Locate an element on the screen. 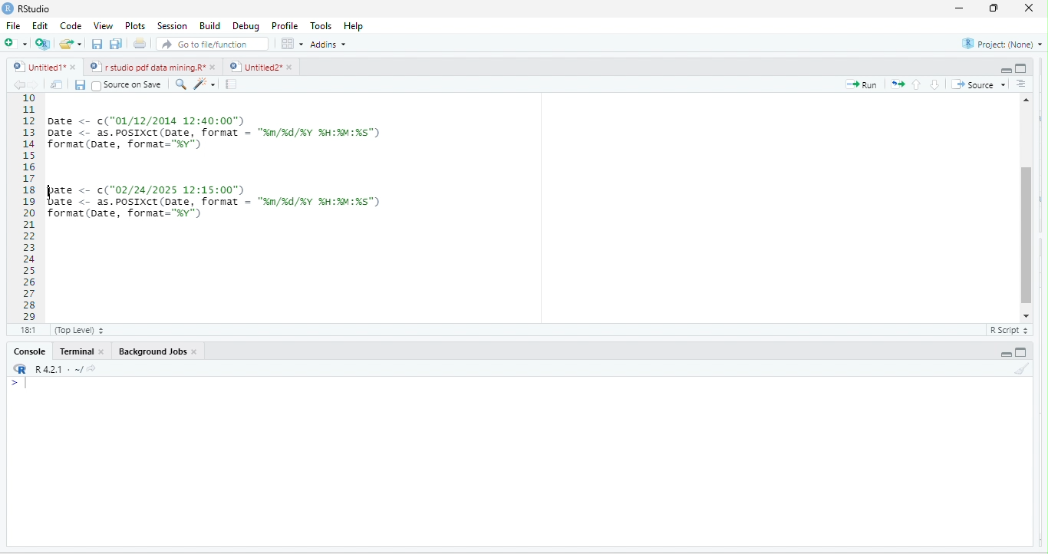 This screenshot has width=1048, height=554. save current document is located at coordinates (96, 46).